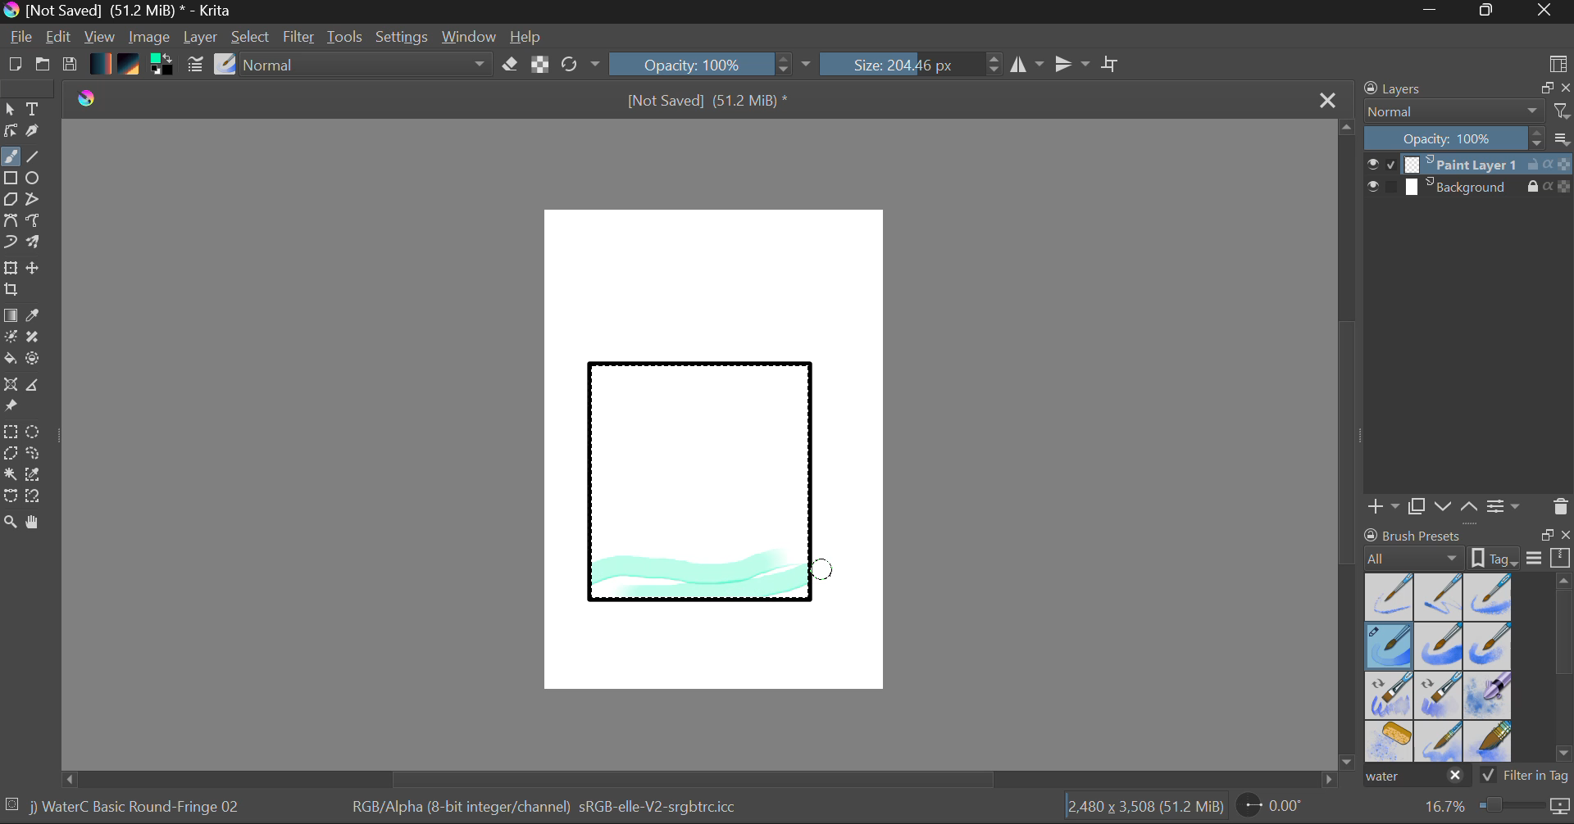  What do you see at coordinates (708, 102) in the screenshot?
I see `File Name & Size` at bounding box center [708, 102].